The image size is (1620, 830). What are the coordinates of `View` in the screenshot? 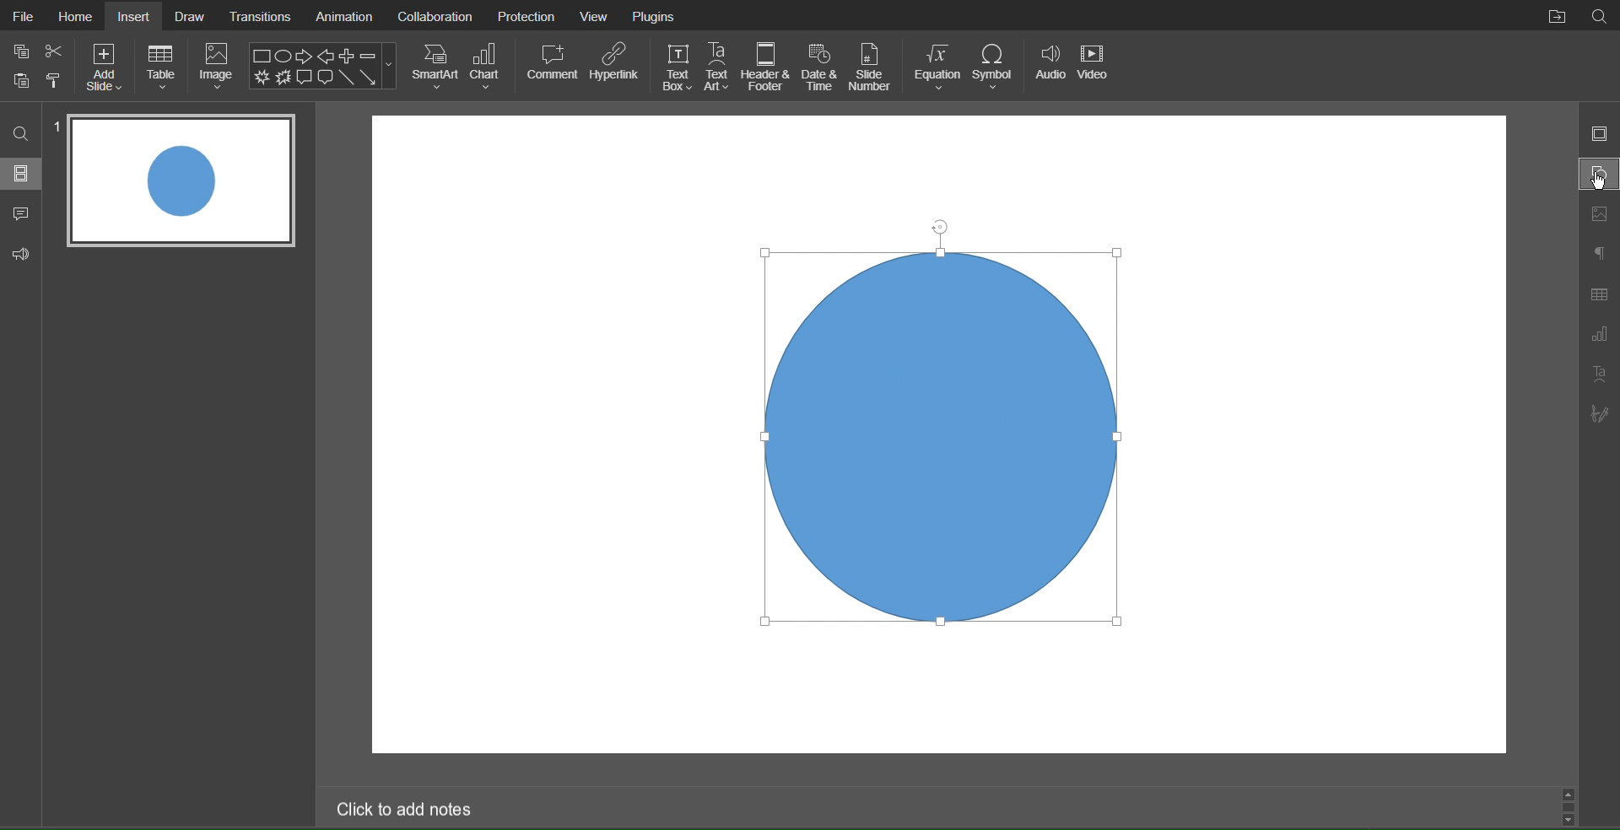 It's located at (594, 16).